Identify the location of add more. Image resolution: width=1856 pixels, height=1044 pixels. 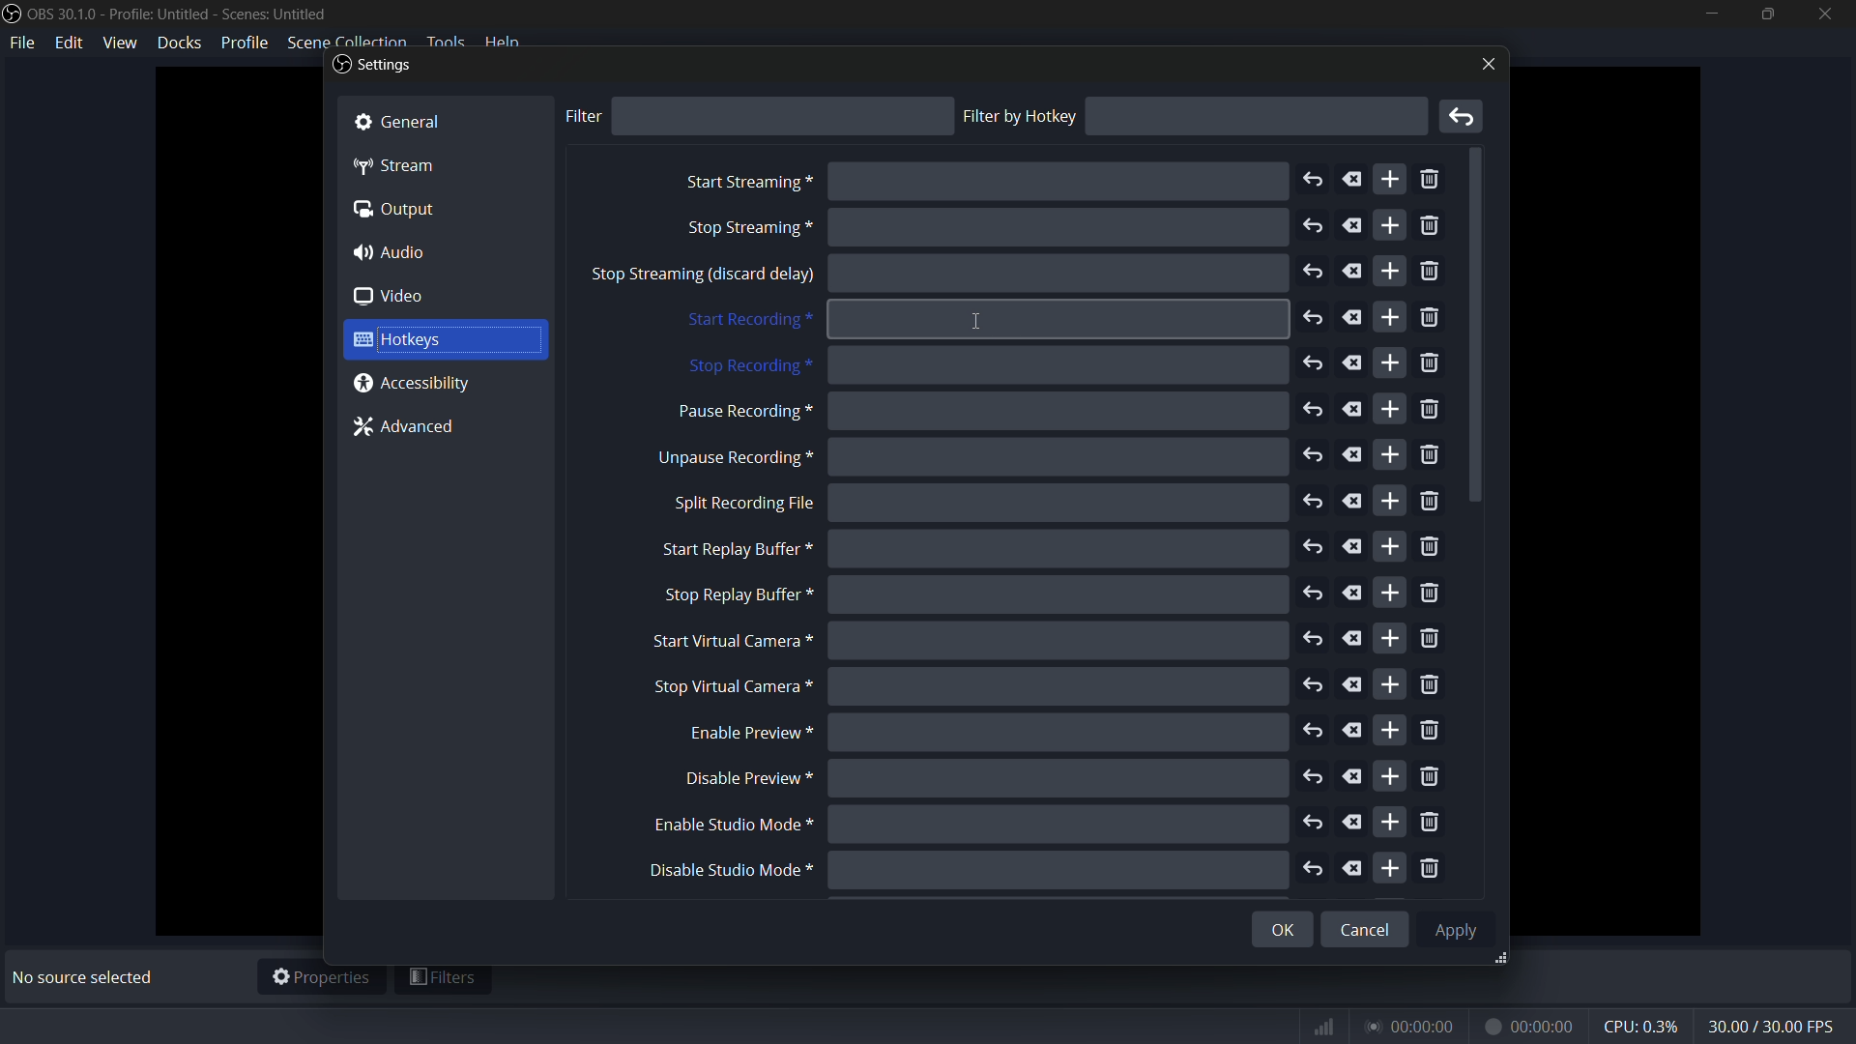
(1392, 683).